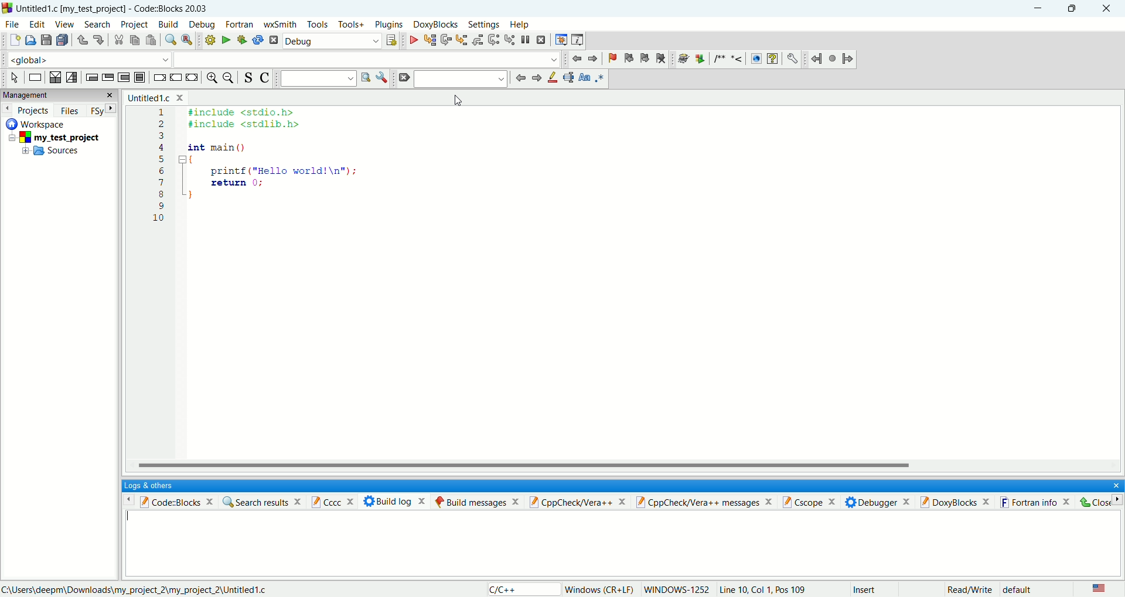 The width and height of the screenshot is (1125, 597). Describe the element at coordinates (705, 502) in the screenshot. I see `Cppcheck/vera++ messages` at that location.